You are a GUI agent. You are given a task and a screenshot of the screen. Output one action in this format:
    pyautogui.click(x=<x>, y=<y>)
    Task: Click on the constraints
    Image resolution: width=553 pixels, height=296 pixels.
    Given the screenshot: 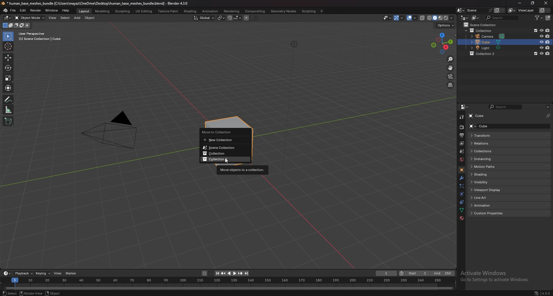 What is the action you would take?
    pyautogui.click(x=461, y=202)
    